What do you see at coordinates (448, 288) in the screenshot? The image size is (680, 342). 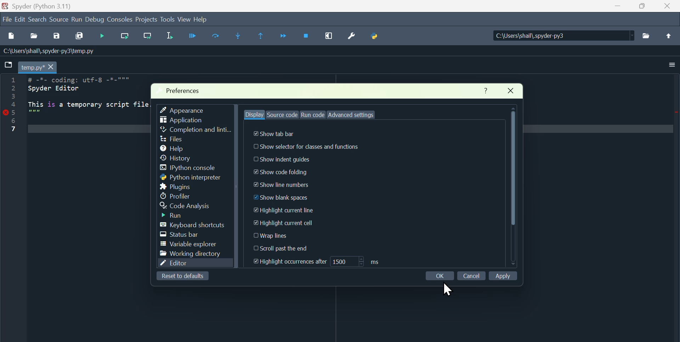 I see `cursor on OK` at bounding box center [448, 288].